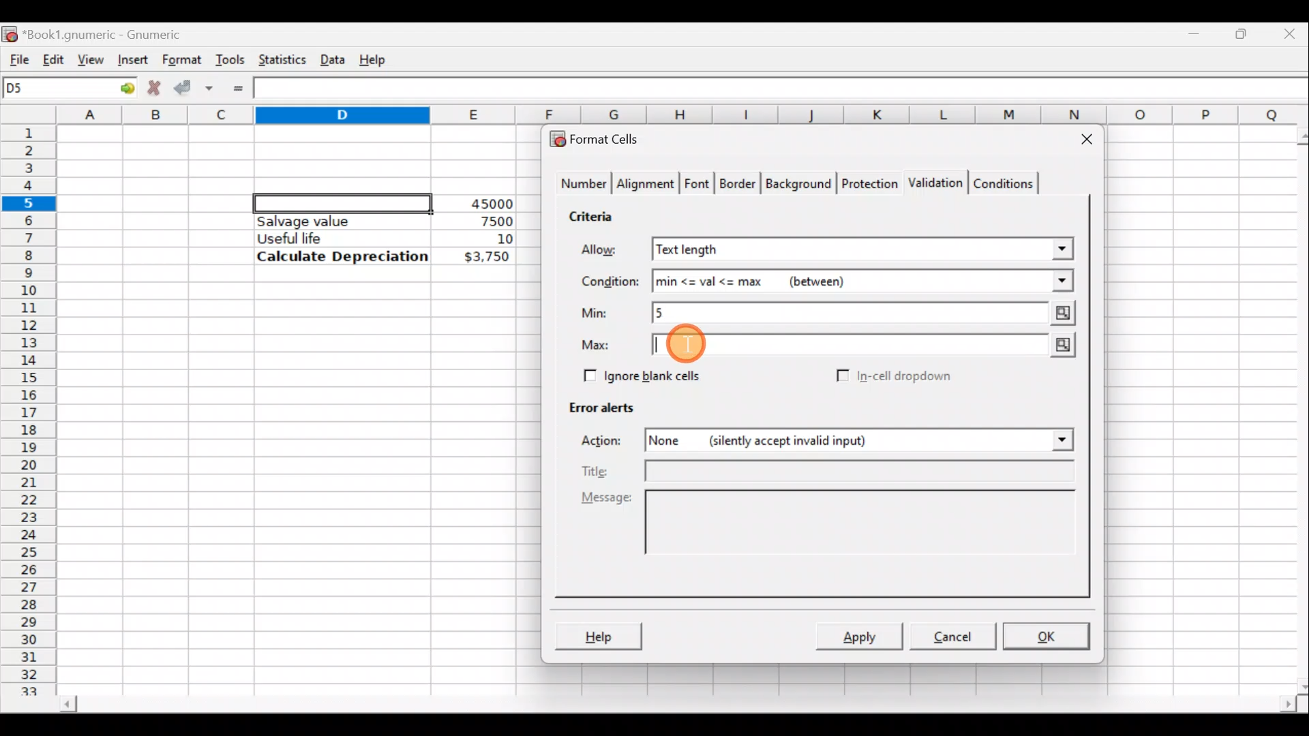 The height and width of the screenshot is (736, 1309). Describe the element at coordinates (785, 90) in the screenshot. I see `Formula bar` at that location.